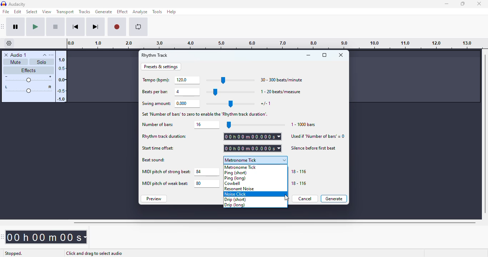 The image size is (488, 257). I want to click on record, so click(117, 27).